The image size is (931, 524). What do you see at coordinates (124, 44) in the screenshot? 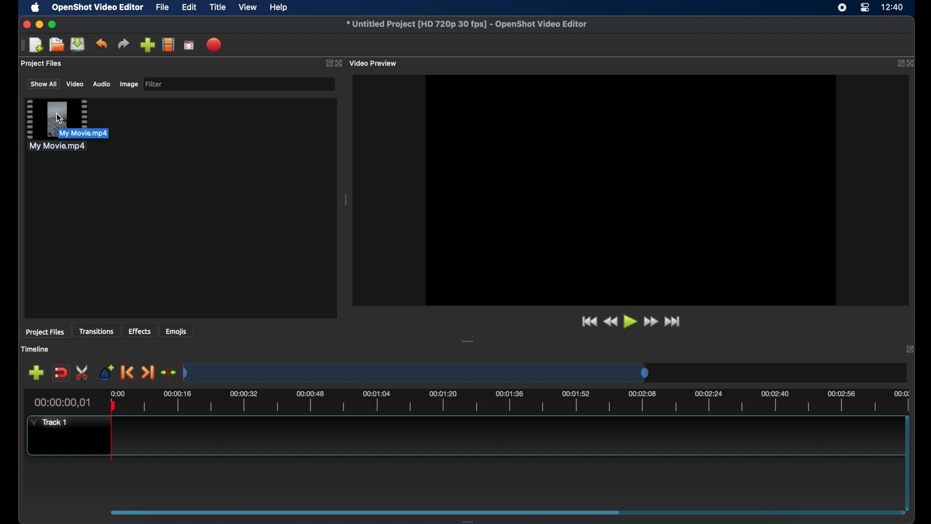
I see `redo` at bounding box center [124, 44].